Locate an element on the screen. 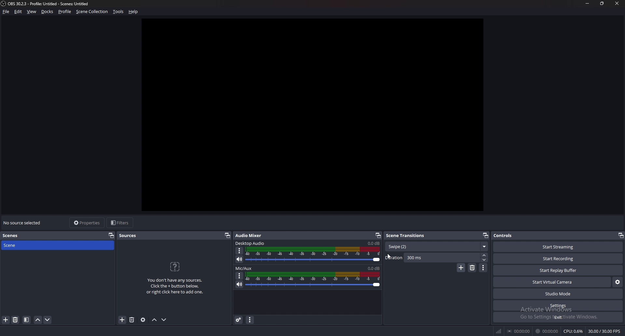 The image size is (625, 336). pop out is located at coordinates (227, 236).